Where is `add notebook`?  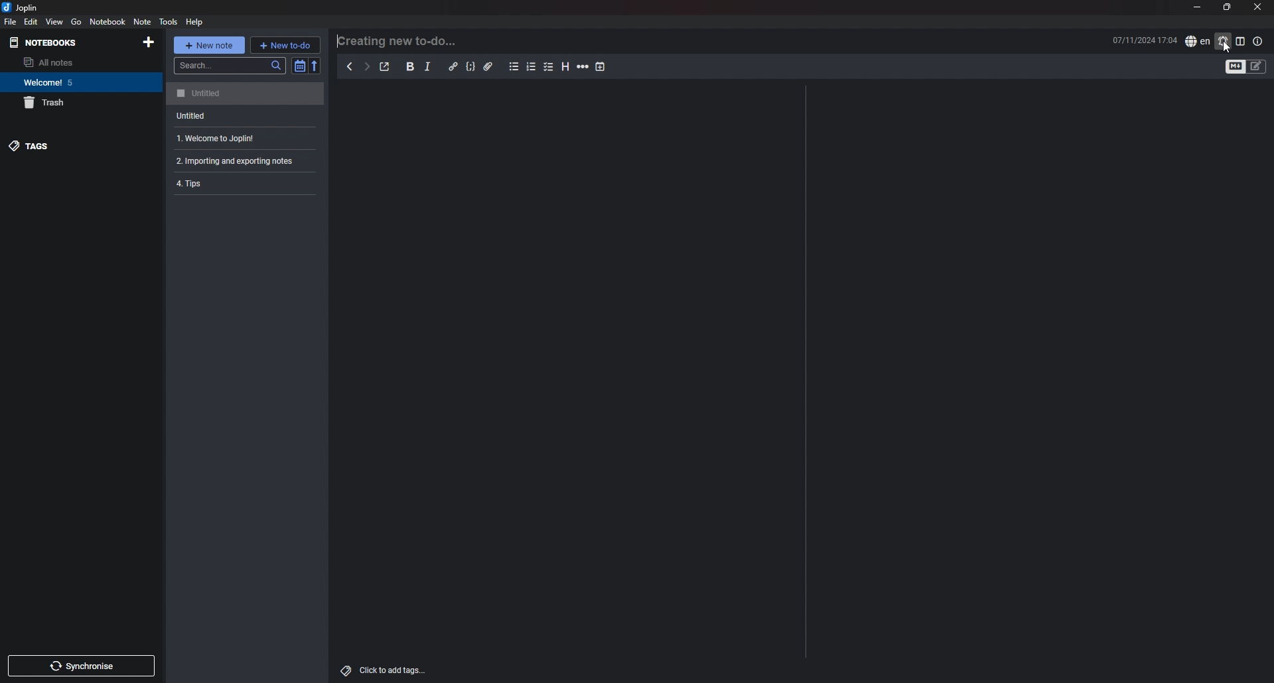
add notebook is located at coordinates (150, 42).